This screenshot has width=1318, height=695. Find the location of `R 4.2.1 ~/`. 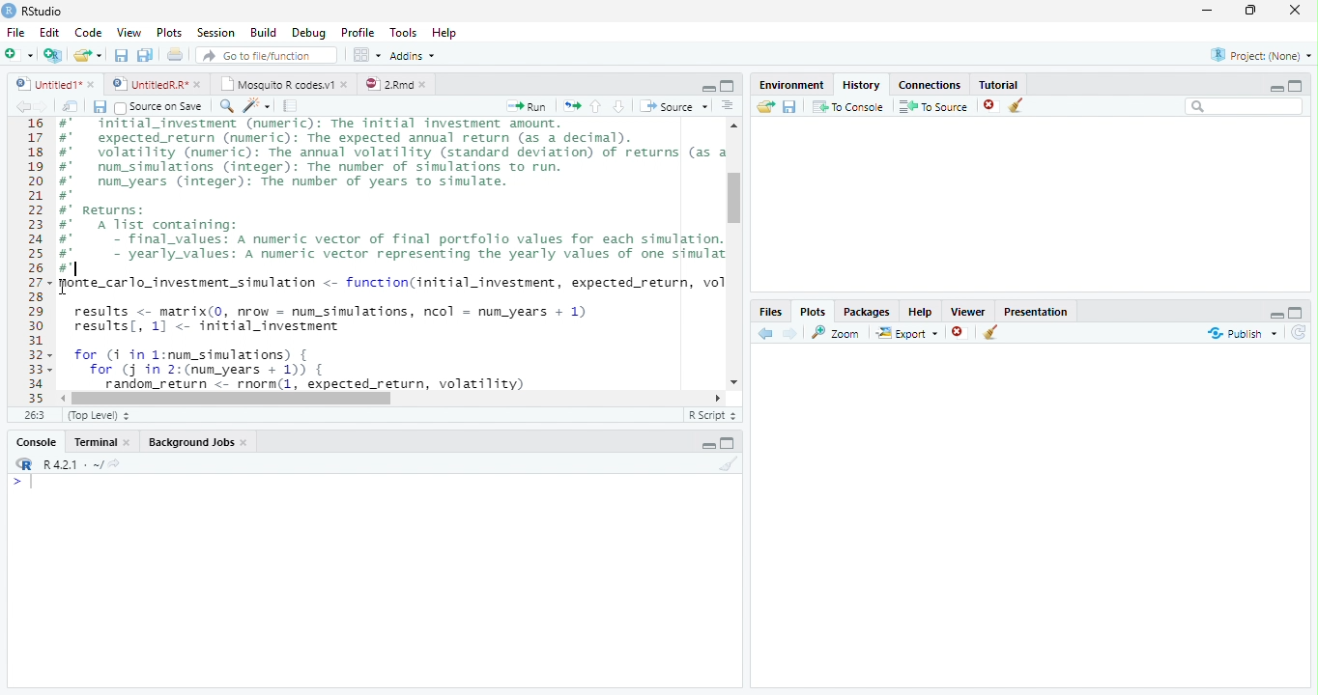

R 4.2.1 ~/ is located at coordinates (65, 462).